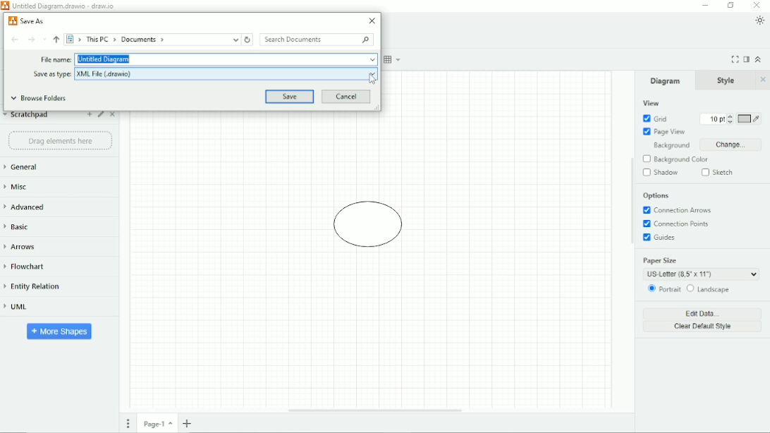 This screenshot has width=770, height=433. Describe the element at coordinates (19, 187) in the screenshot. I see `Misc` at that location.